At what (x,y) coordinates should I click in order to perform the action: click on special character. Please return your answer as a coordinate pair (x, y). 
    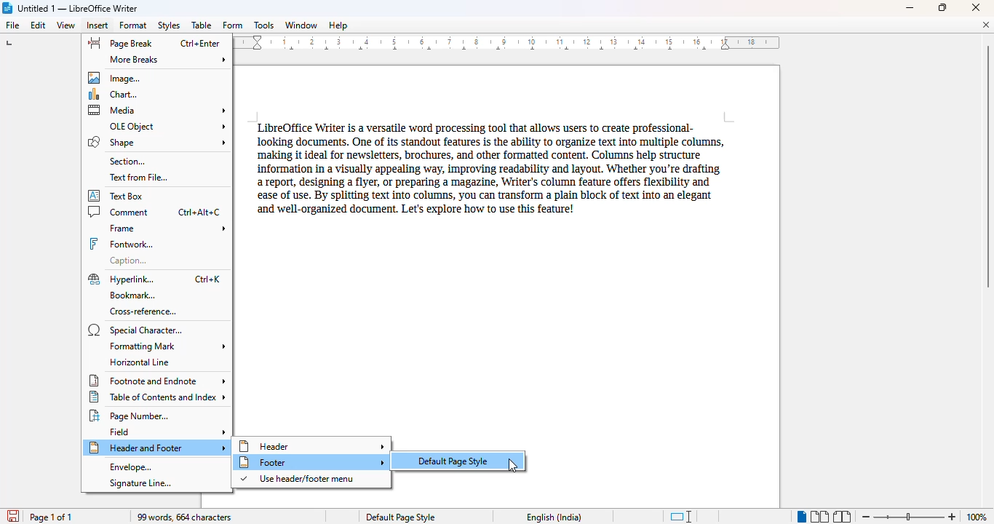
    Looking at the image, I should click on (135, 330).